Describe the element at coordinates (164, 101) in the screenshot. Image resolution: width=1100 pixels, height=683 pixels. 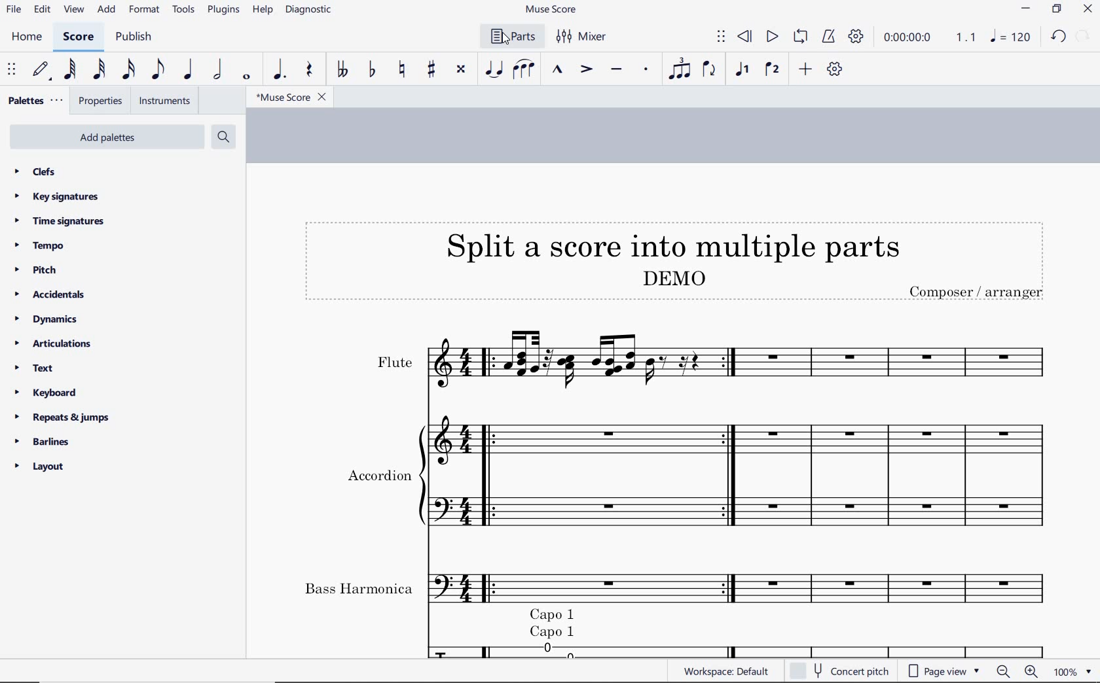
I see `instruments` at that location.